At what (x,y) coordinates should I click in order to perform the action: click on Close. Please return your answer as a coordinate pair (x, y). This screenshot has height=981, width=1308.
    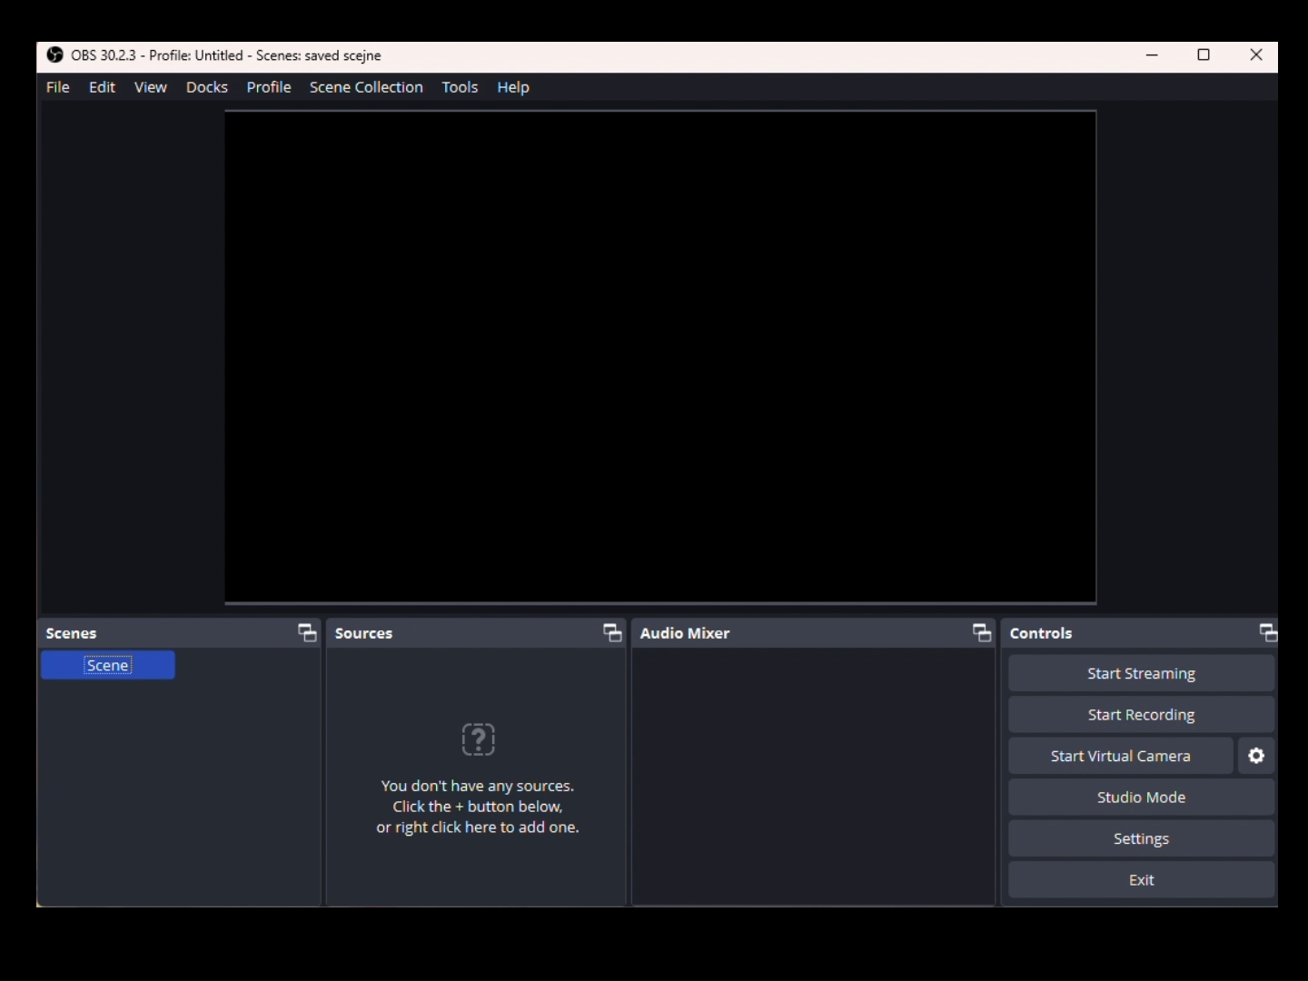
    Looking at the image, I should click on (1257, 55).